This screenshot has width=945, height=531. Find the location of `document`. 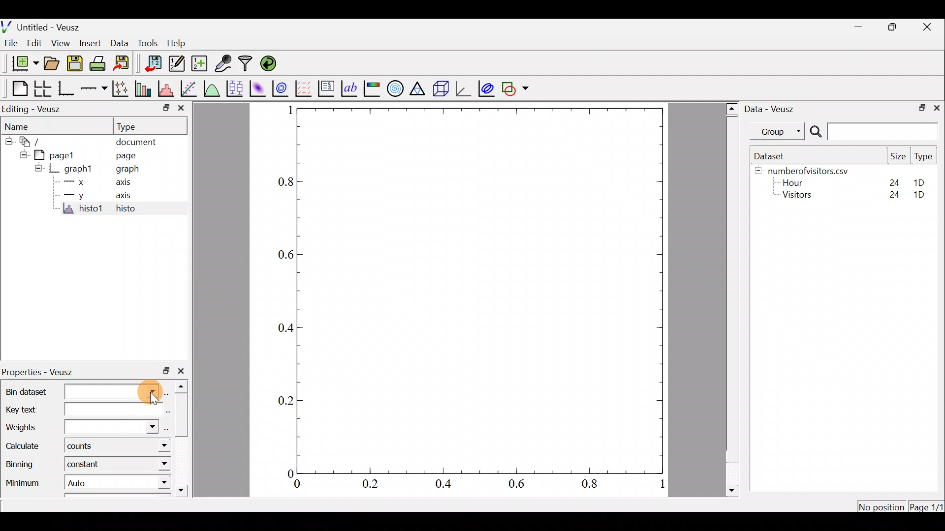

document is located at coordinates (139, 141).